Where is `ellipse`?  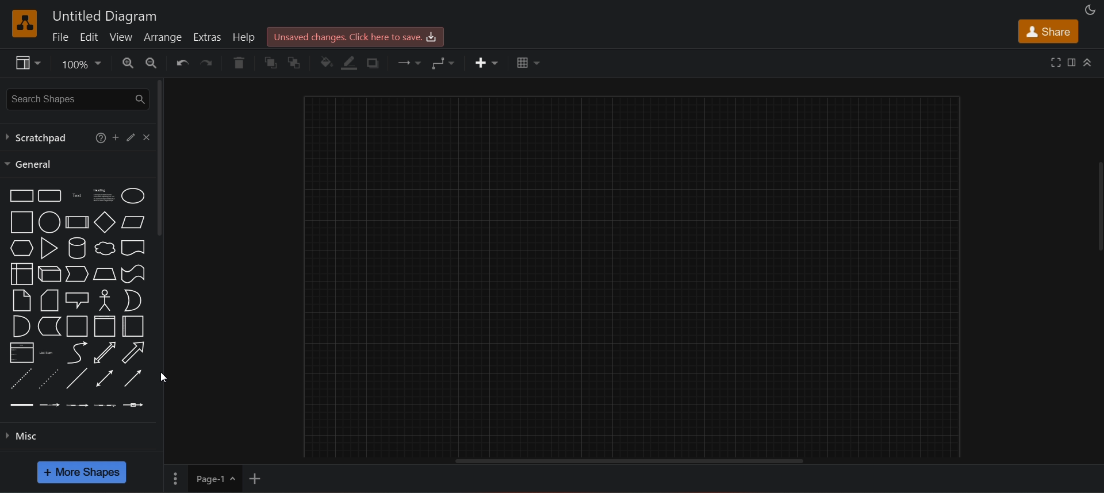
ellipse is located at coordinates (133, 195).